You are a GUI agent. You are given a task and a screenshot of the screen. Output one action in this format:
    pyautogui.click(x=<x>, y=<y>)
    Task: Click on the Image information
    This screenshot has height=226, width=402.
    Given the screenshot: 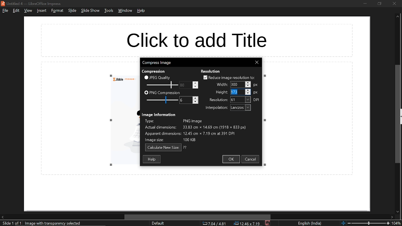 What is the action you would take?
    pyautogui.click(x=201, y=130)
    